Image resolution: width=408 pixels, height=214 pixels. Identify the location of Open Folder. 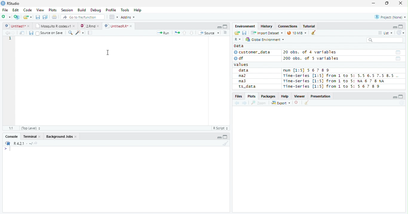
(28, 17).